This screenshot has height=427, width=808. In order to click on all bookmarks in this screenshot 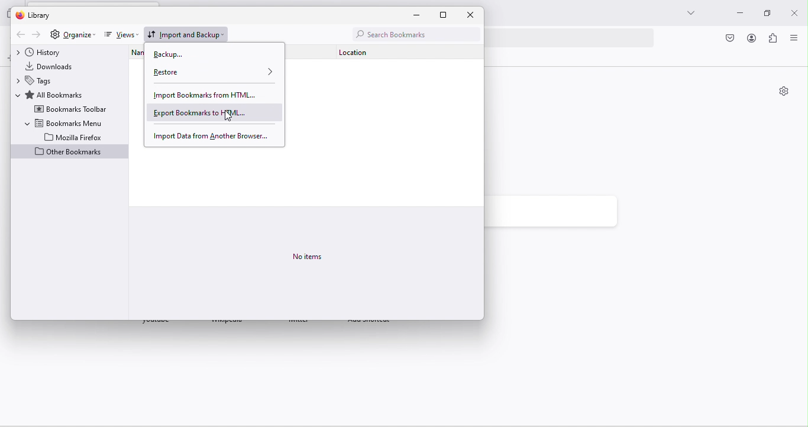, I will do `click(54, 95)`.